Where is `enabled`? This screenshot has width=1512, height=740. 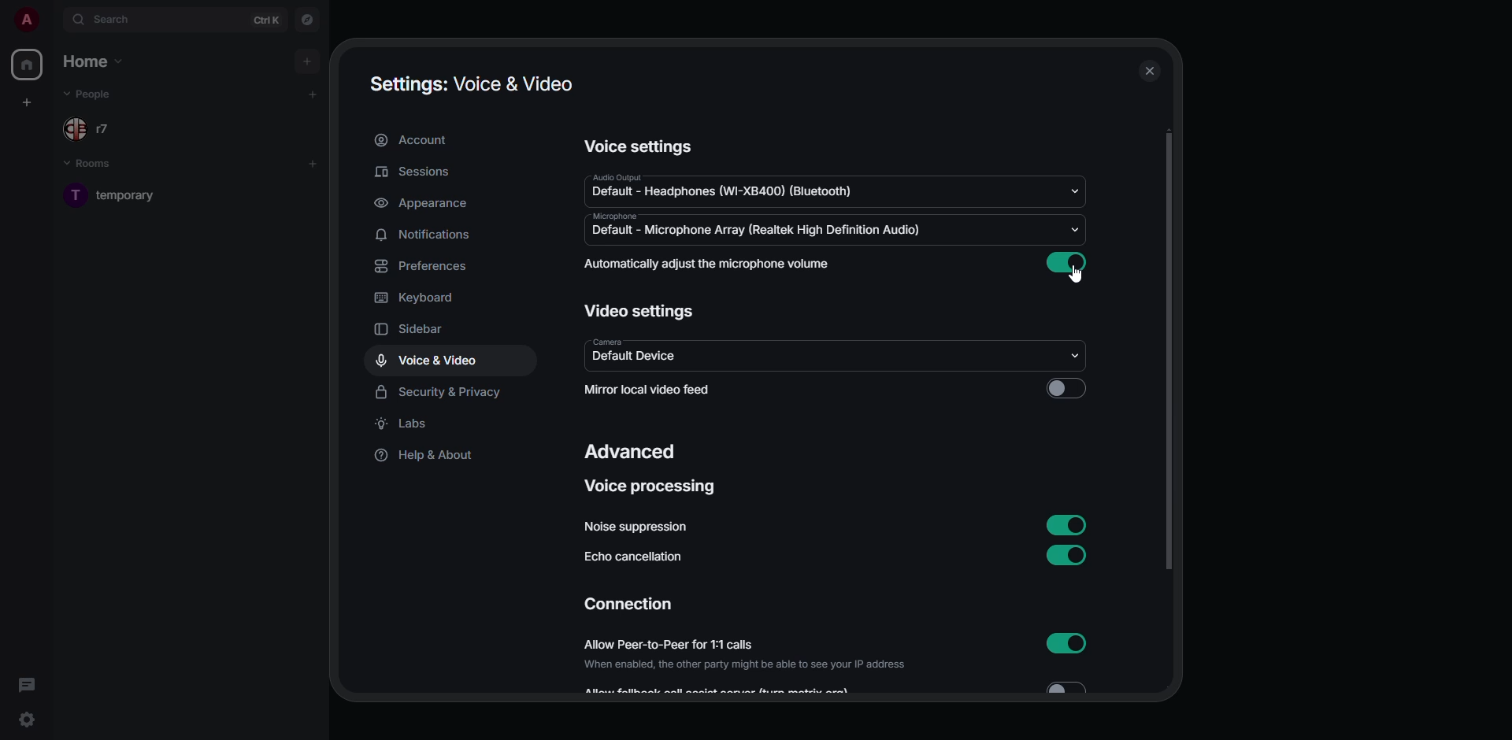 enabled is located at coordinates (1065, 554).